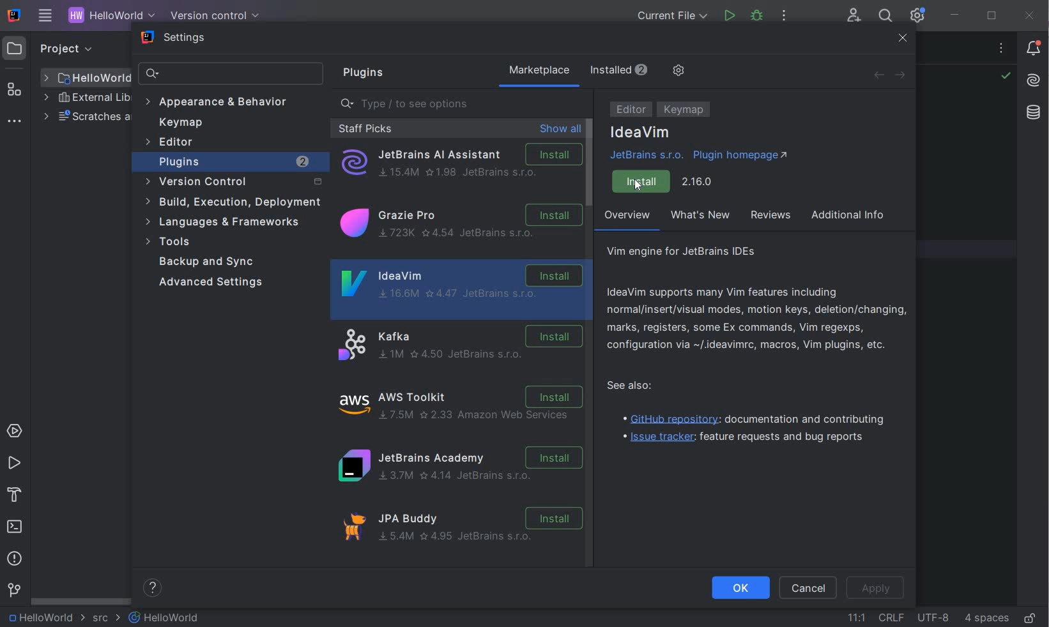 The height and width of the screenshot is (627, 1049). Describe the element at coordinates (702, 216) in the screenshot. I see `what's new` at that location.